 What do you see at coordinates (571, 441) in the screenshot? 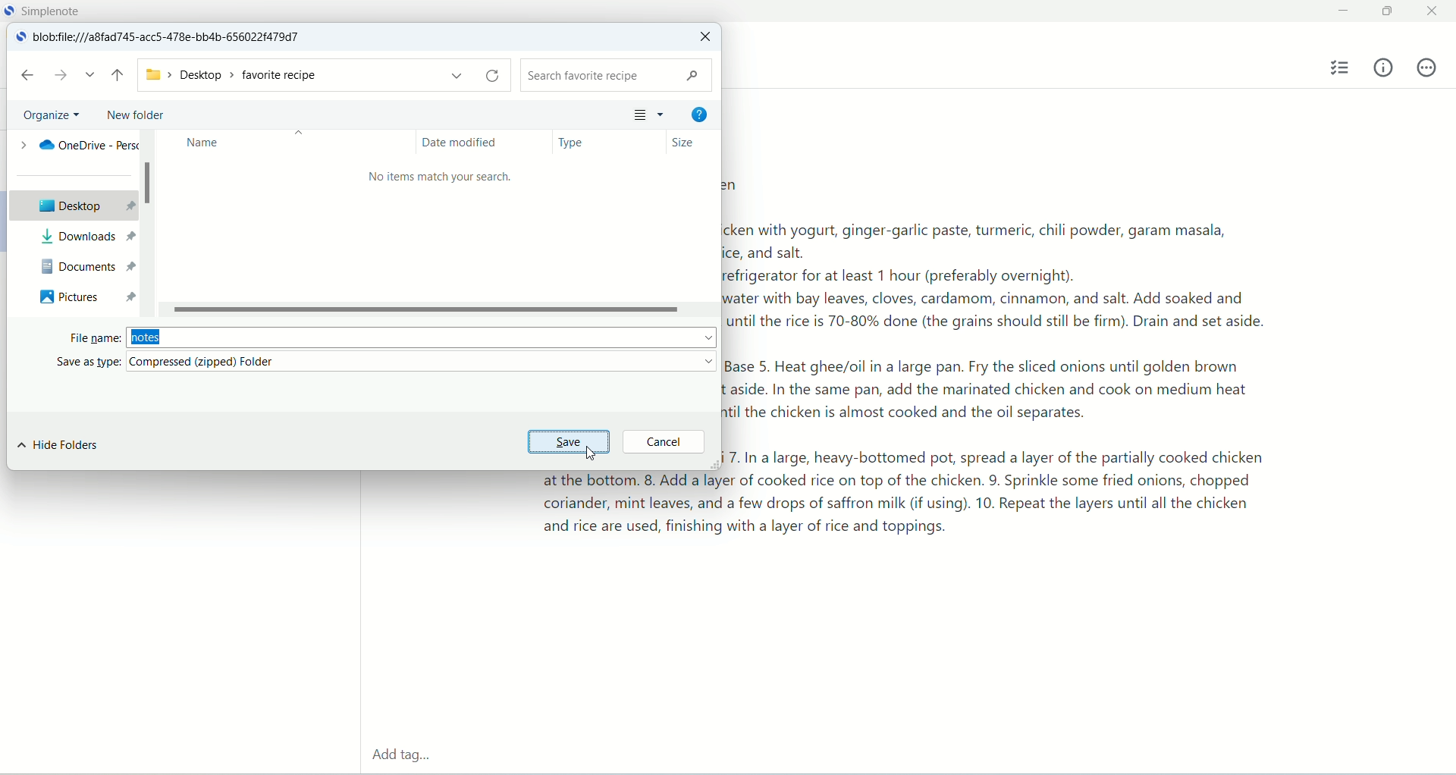
I see `save` at bounding box center [571, 441].